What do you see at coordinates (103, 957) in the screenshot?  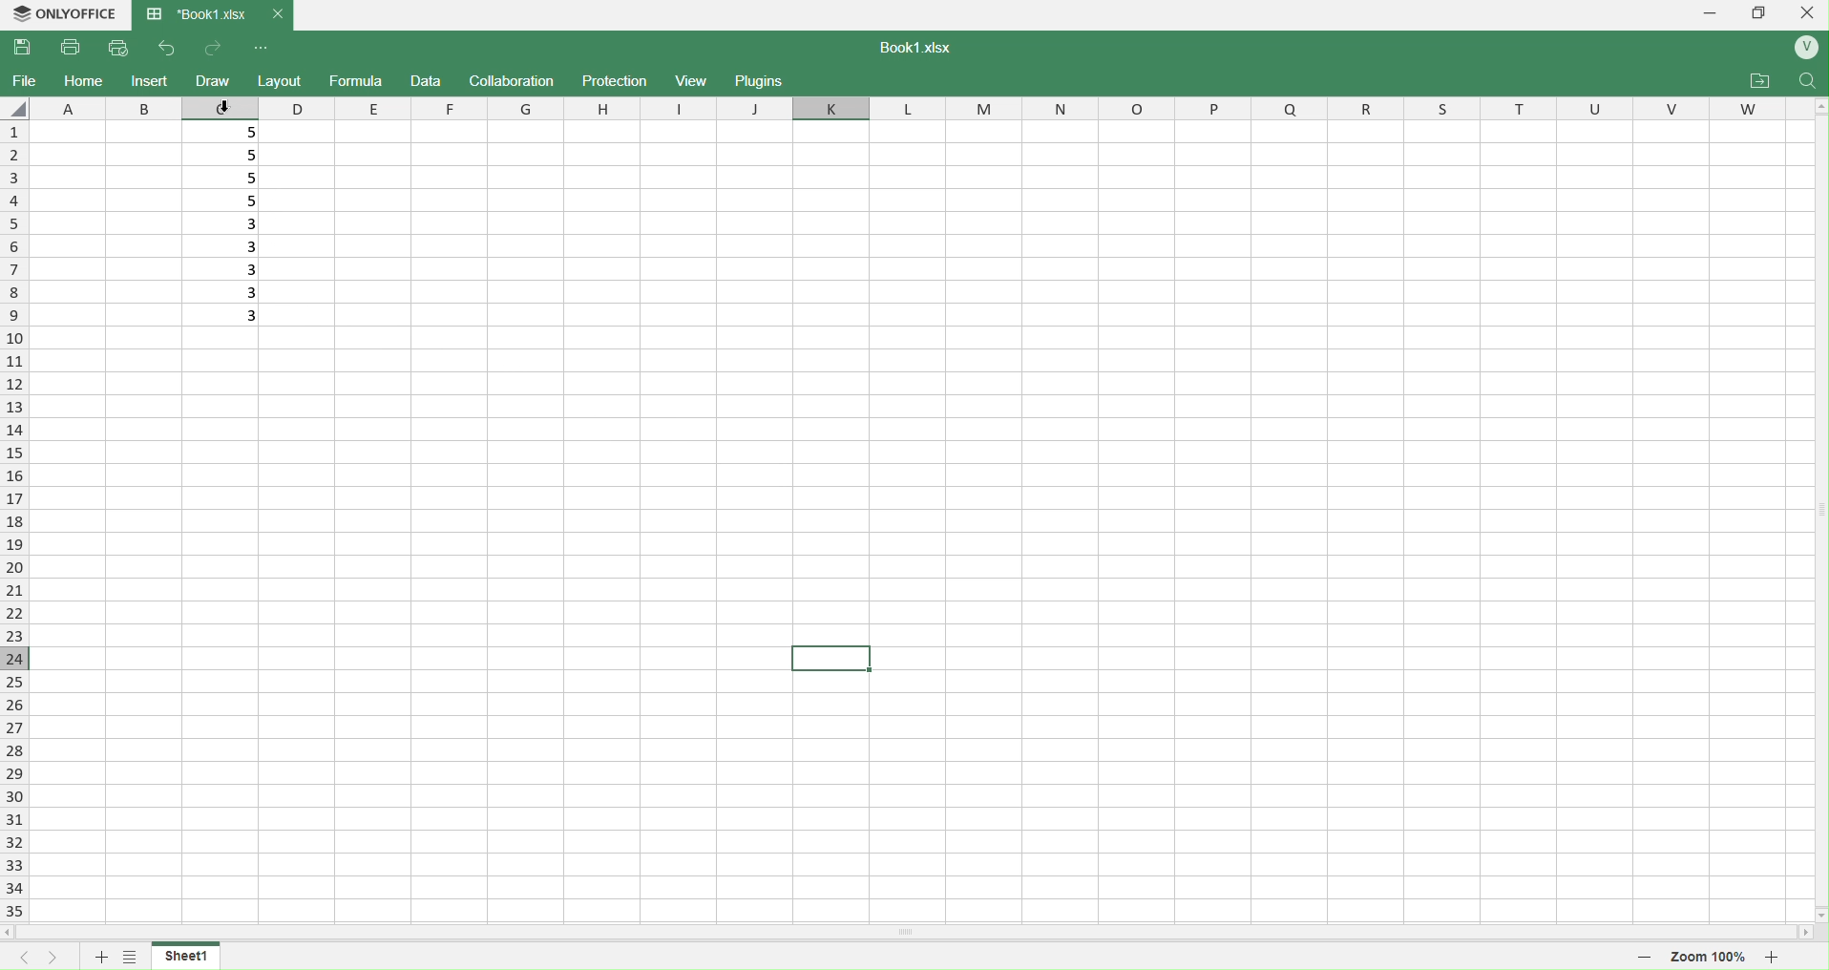 I see `new sheet` at bounding box center [103, 957].